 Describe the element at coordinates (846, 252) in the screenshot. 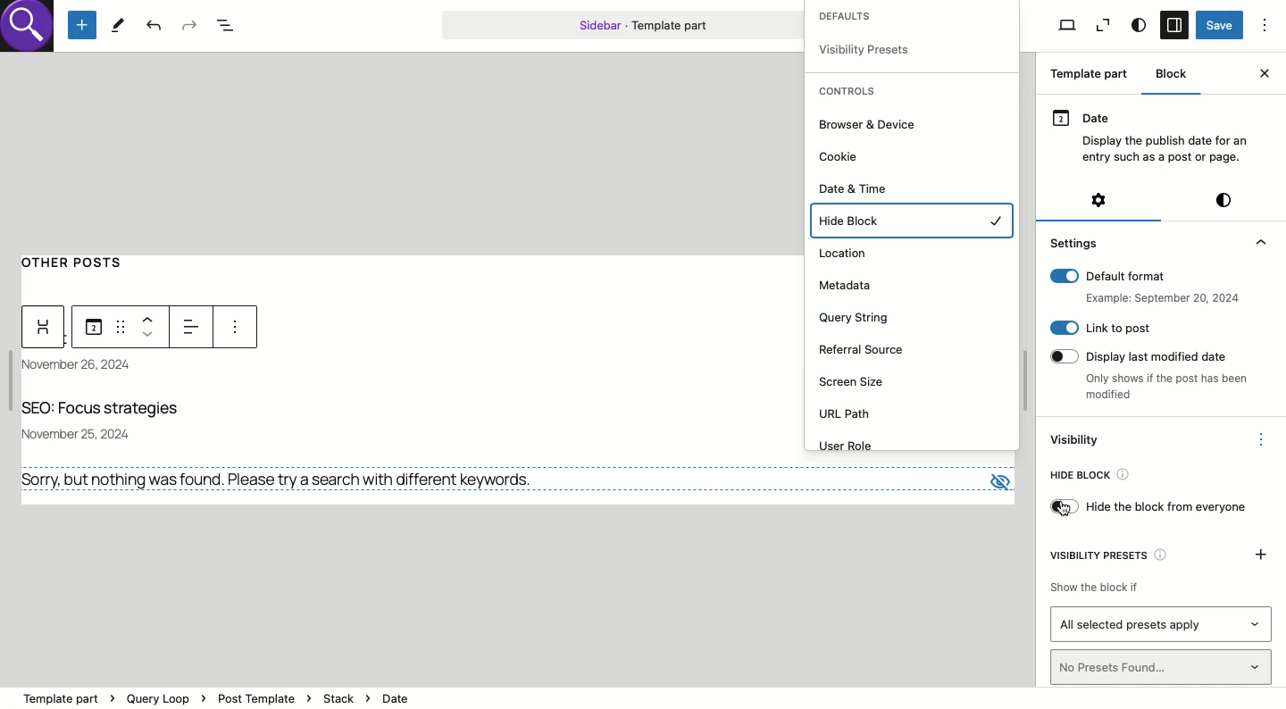

I see `Location` at that location.